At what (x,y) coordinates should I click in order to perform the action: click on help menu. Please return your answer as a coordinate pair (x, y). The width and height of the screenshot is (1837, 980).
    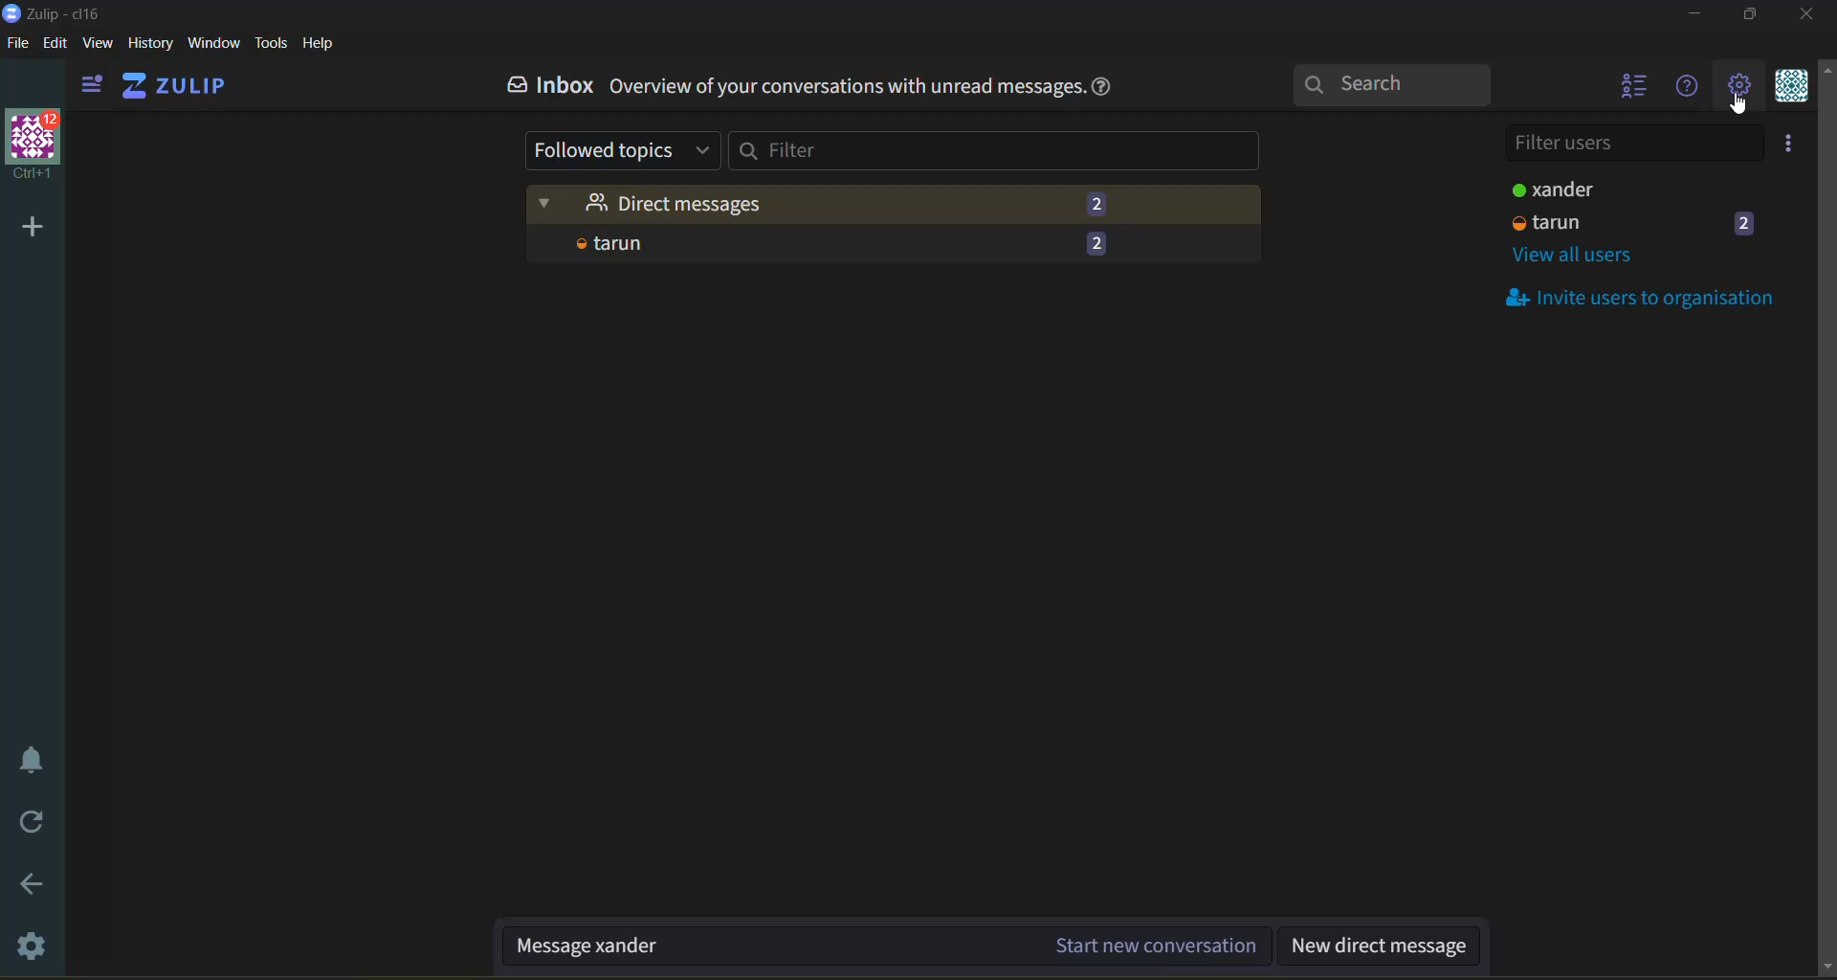
    Looking at the image, I should click on (1683, 88).